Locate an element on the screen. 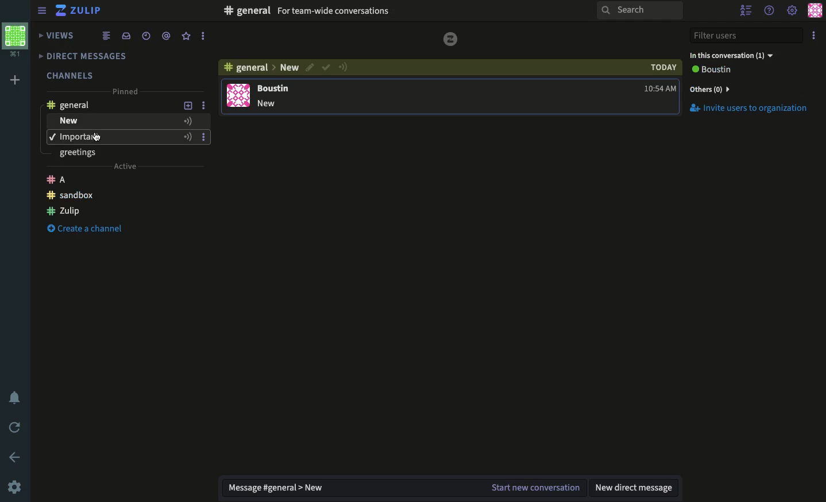 Image resolution: width=826 pixels, height=502 pixels. Important - topic is located at coordinates (111, 139).